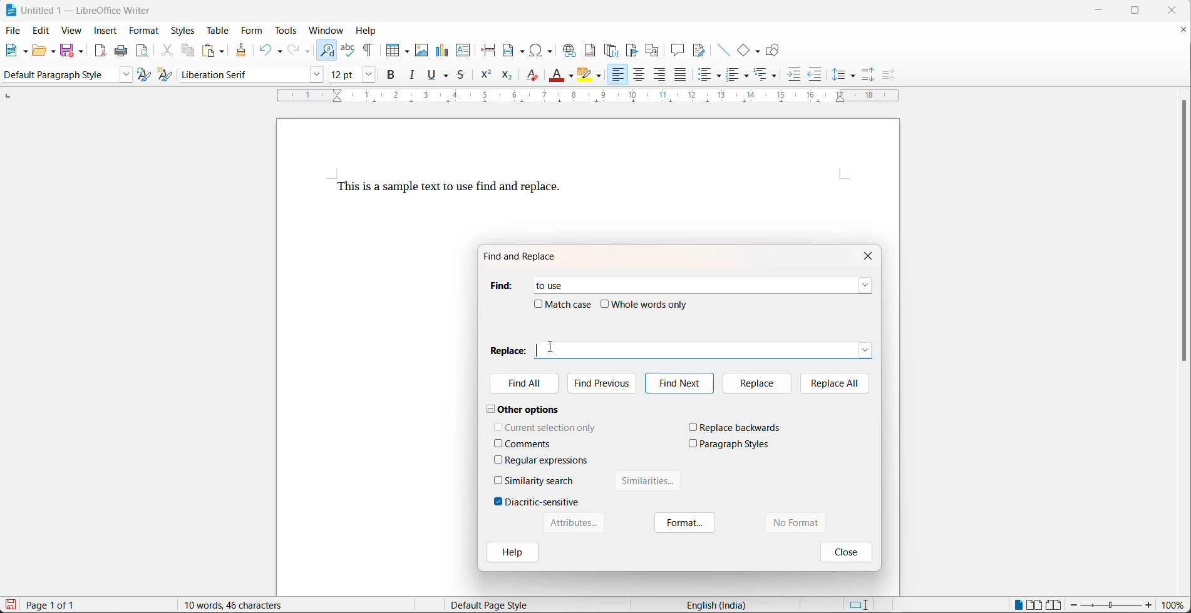 Image resolution: width=1191 pixels, height=613 pixels. What do you see at coordinates (755, 383) in the screenshot?
I see `replace` at bounding box center [755, 383].